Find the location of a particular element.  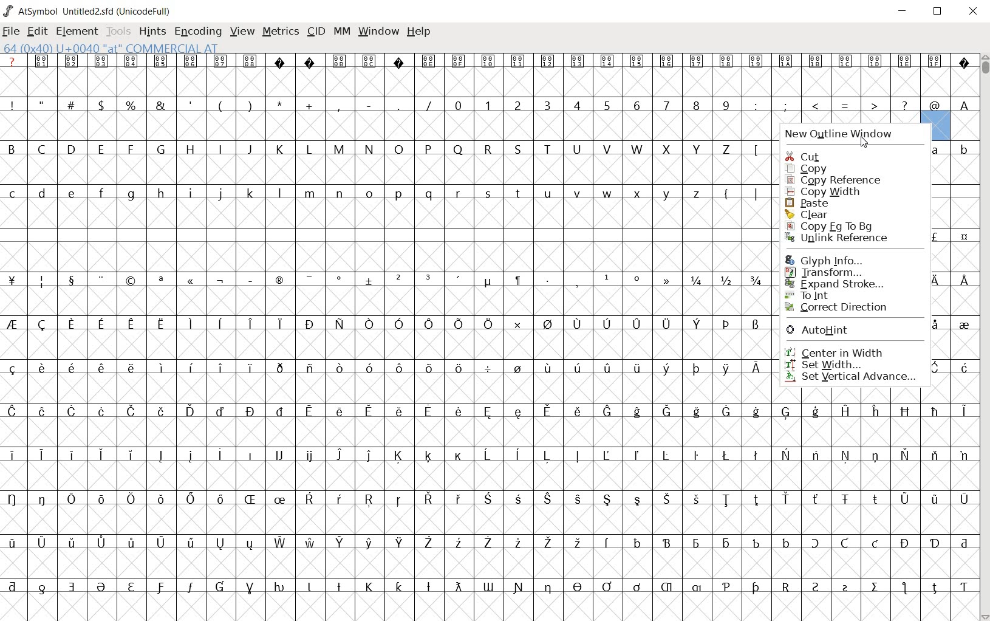

METRICS is located at coordinates (280, 32).